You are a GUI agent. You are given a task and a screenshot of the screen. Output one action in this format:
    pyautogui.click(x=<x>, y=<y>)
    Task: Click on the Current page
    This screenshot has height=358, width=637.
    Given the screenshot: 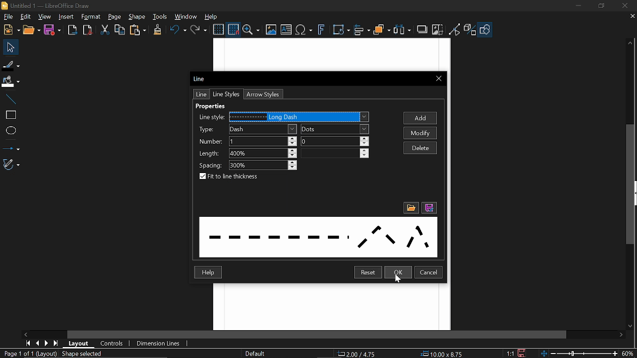 What is the action you would take?
    pyautogui.click(x=29, y=354)
    